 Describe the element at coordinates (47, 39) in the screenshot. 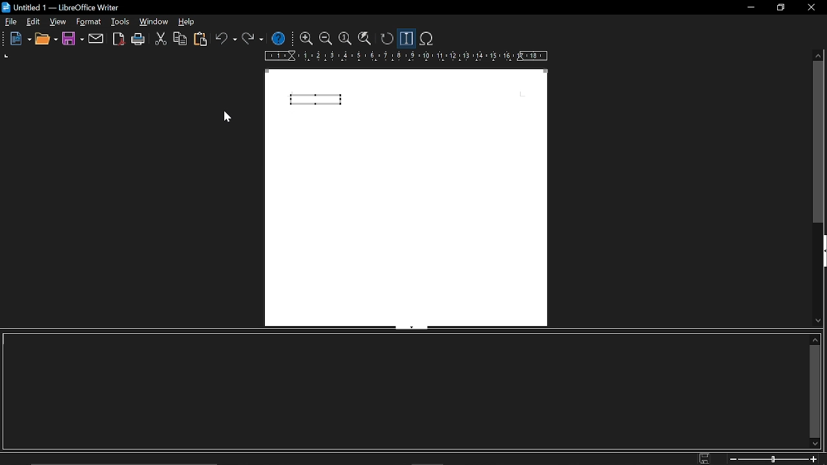

I see `open` at that location.